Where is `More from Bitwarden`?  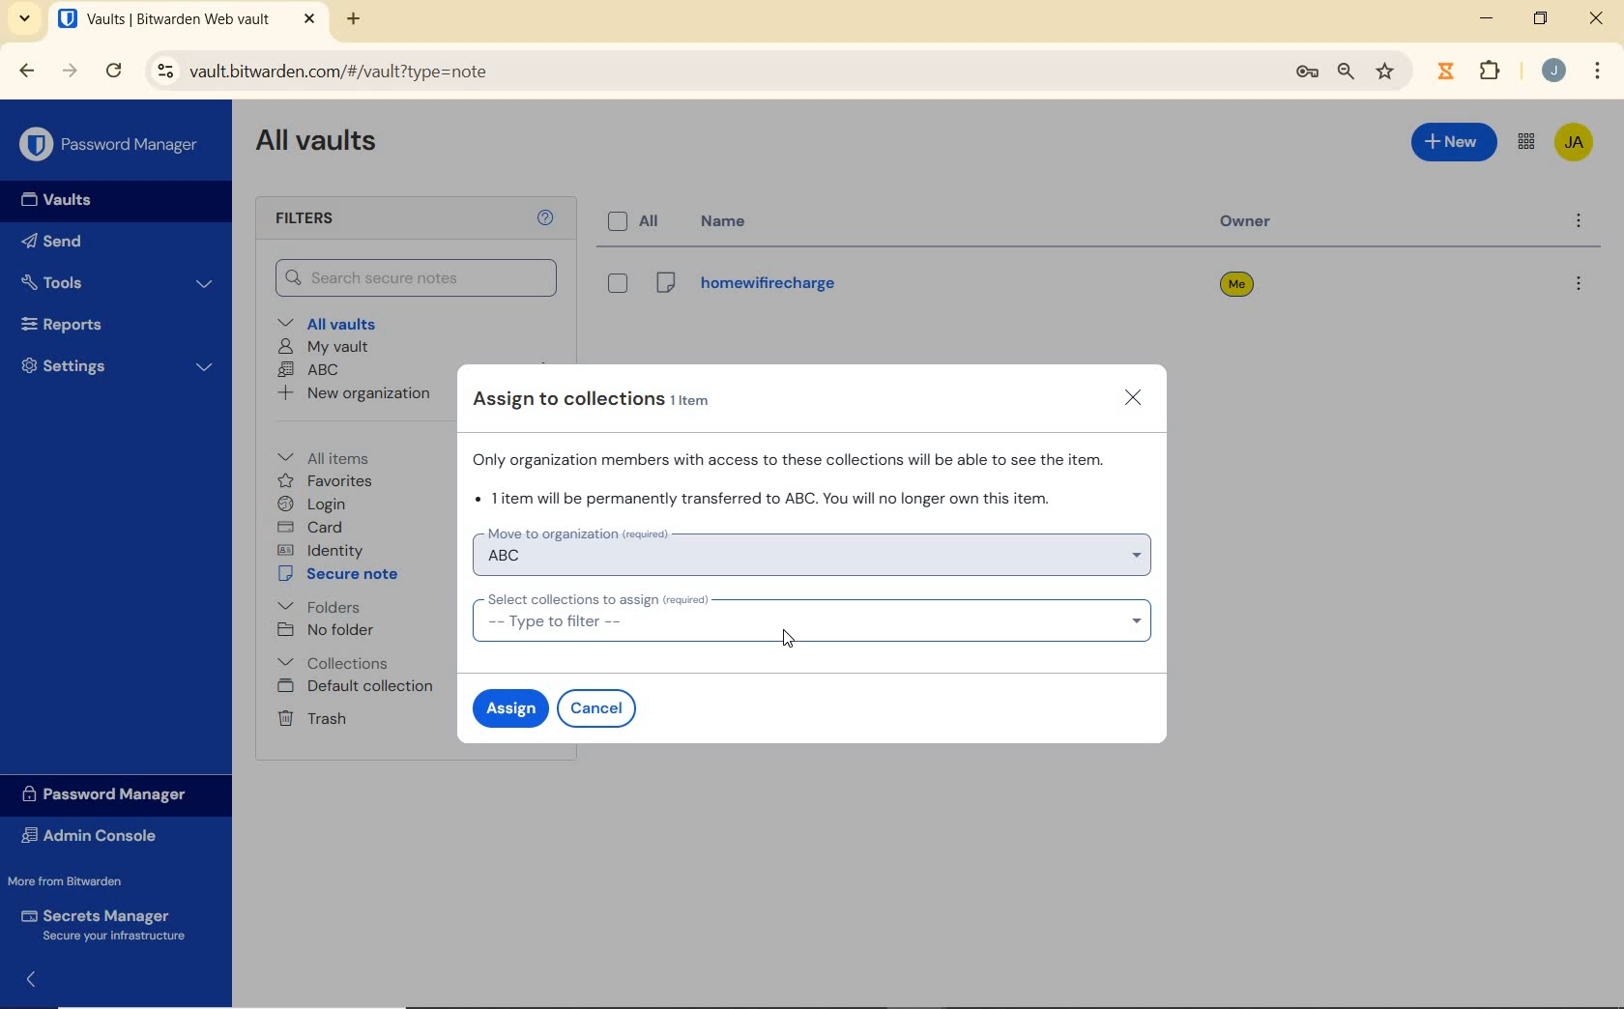 More from Bitwarden is located at coordinates (78, 880).